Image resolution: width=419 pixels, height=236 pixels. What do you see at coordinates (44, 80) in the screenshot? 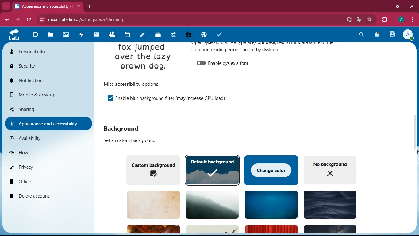
I see `notifications` at bounding box center [44, 80].